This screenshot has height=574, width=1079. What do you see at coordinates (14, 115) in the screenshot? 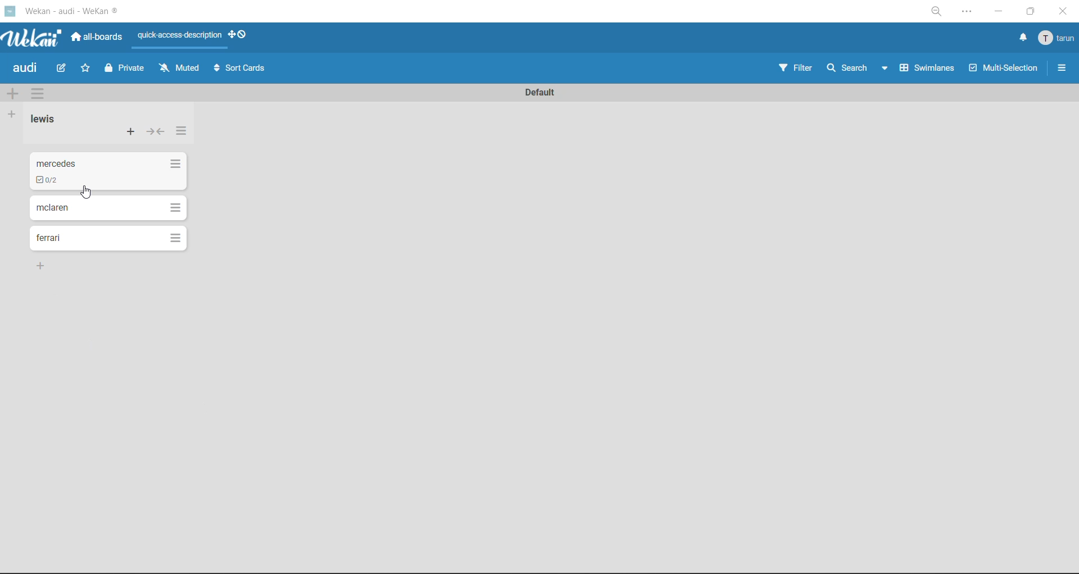
I see `add list` at bounding box center [14, 115].